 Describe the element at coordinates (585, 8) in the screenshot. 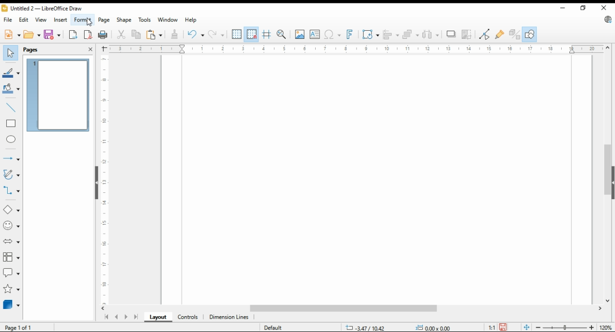

I see `restore` at that location.